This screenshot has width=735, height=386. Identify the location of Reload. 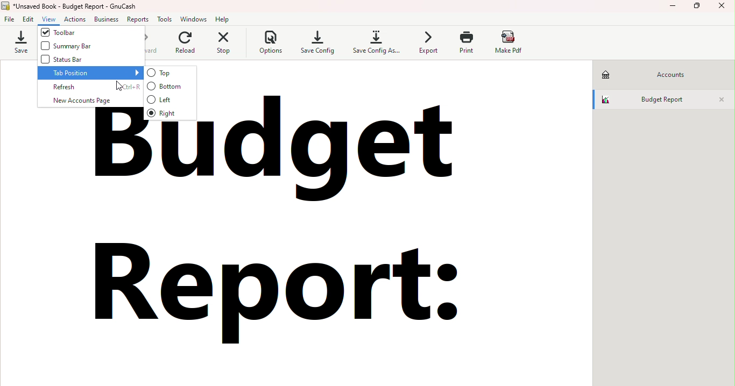
(184, 44).